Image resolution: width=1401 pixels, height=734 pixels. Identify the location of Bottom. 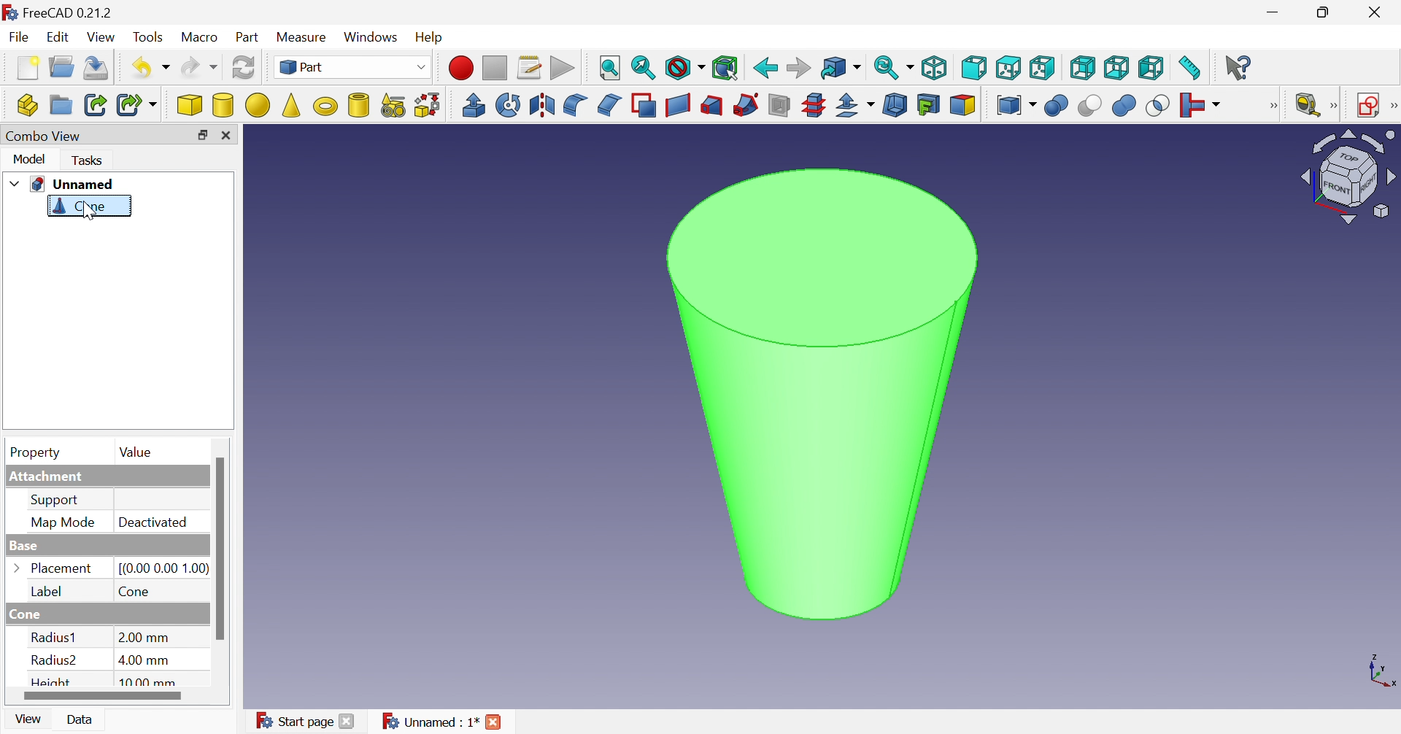
(1118, 68).